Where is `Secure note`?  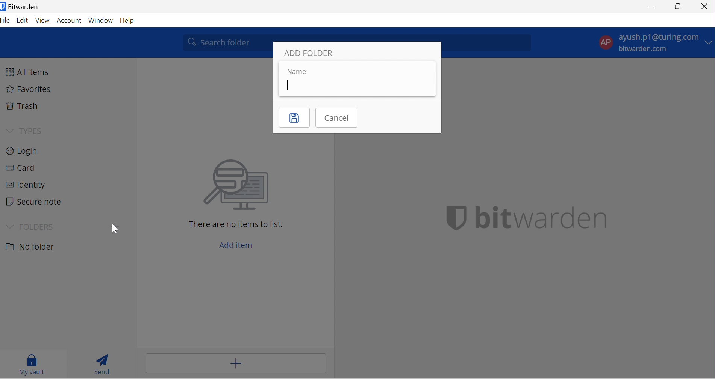
Secure note is located at coordinates (36, 202).